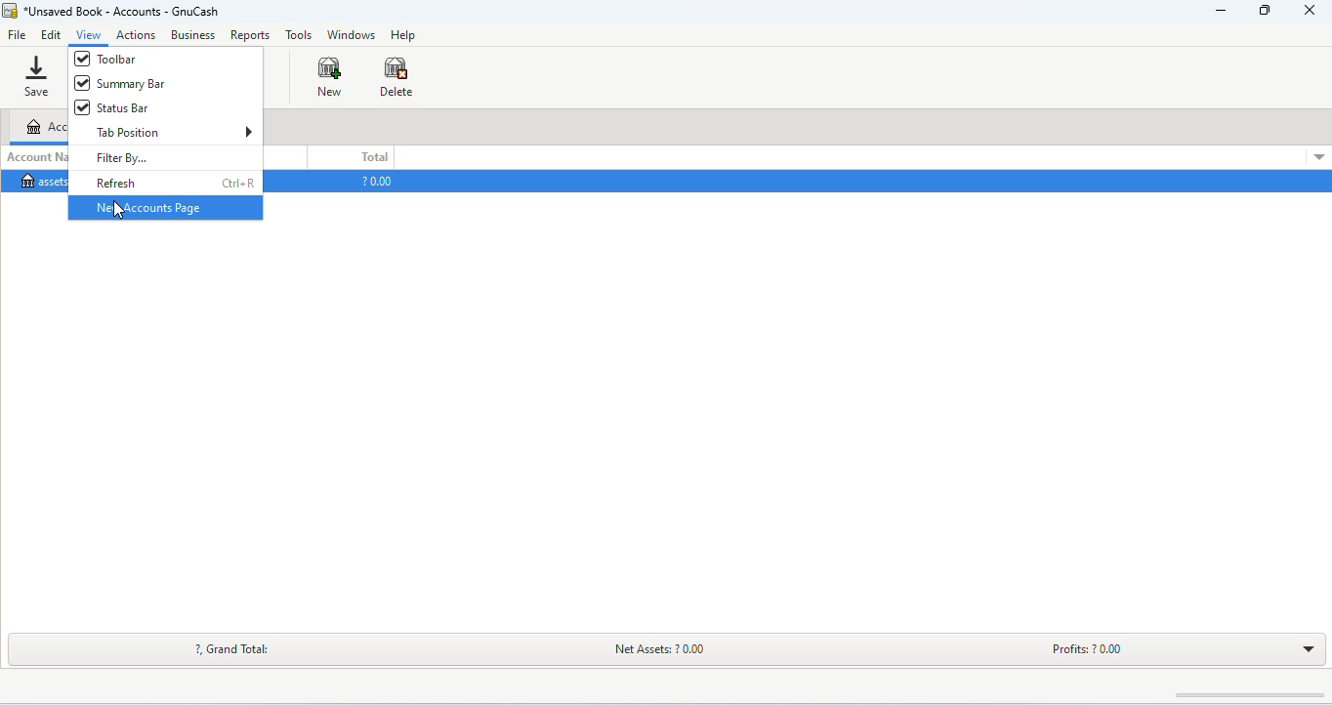 This screenshot has height=705, width=1332. What do you see at coordinates (331, 76) in the screenshot?
I see `new` at bounding box center [331, 76].